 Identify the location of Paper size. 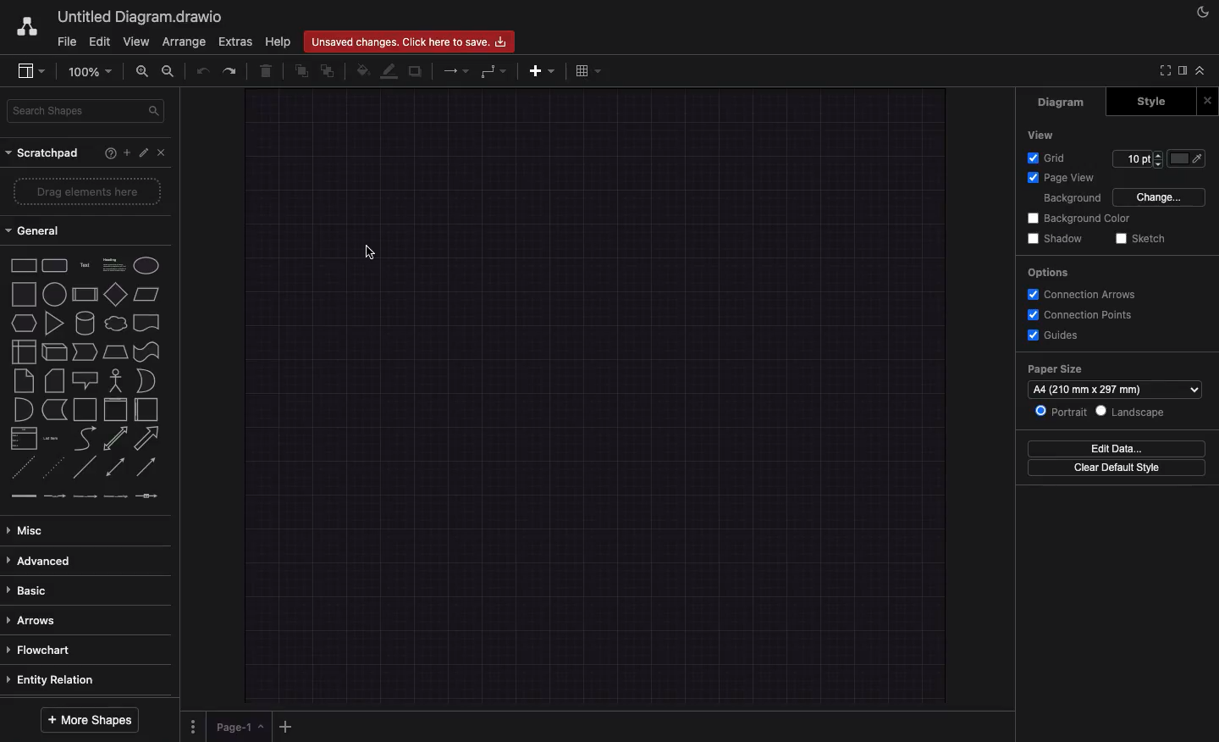
(1116, 388).